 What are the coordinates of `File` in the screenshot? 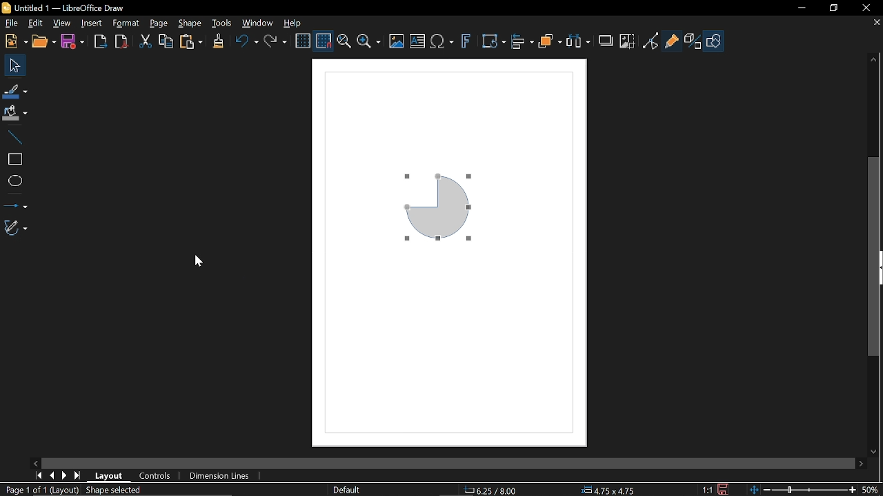 It's located at (10, 24).